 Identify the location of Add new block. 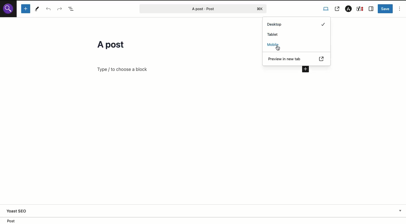
(26, 9).